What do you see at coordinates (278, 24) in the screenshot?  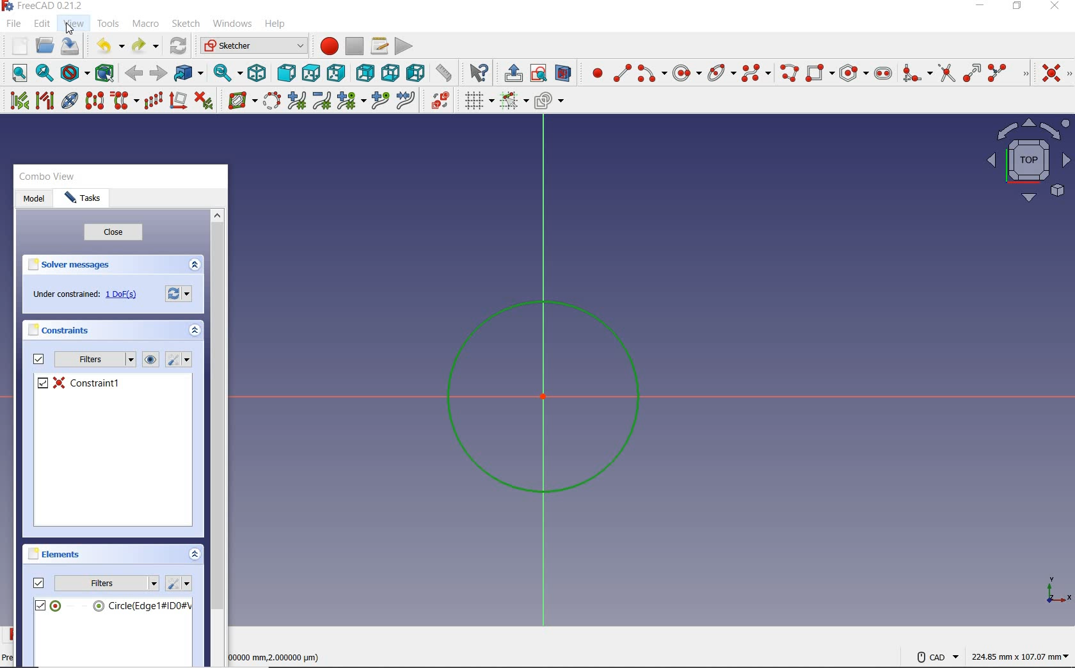 I see `help` at bounding box center [278, 24].